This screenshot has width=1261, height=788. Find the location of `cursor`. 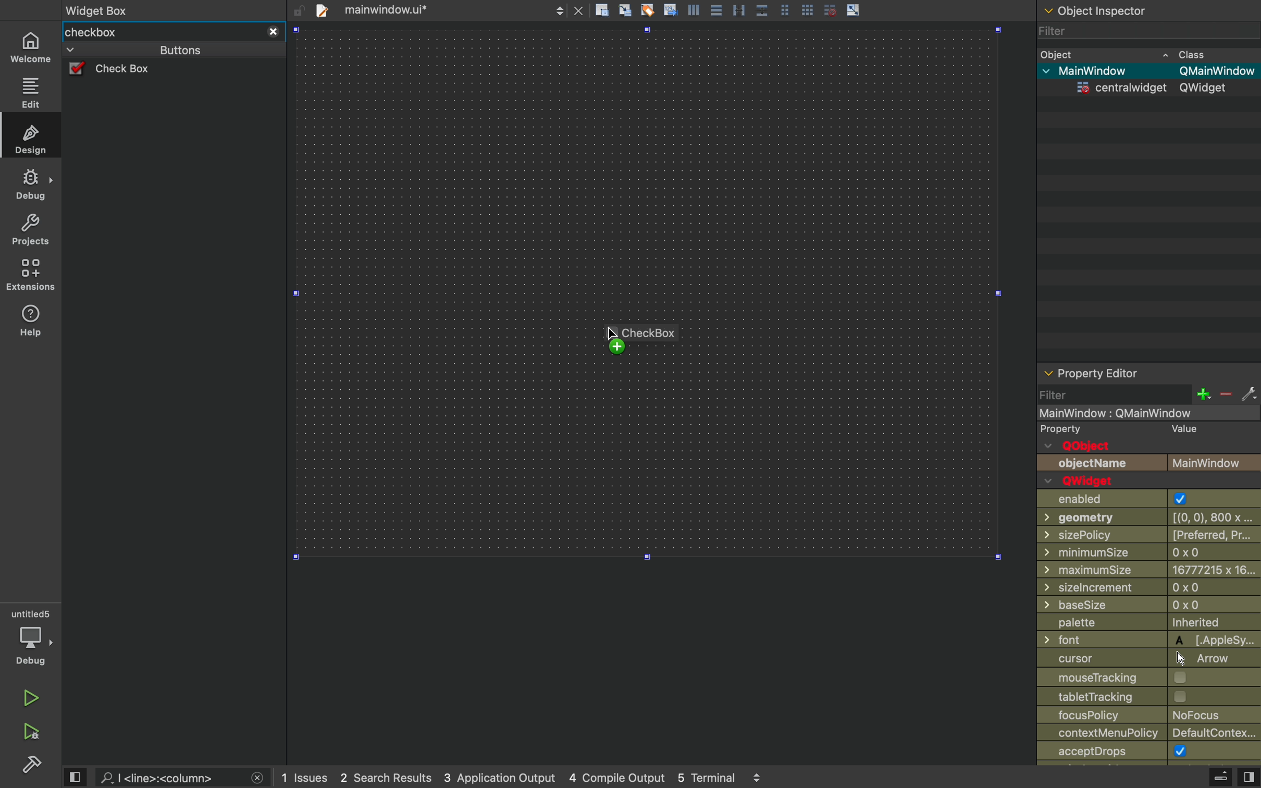

cursor is located at coordinates (1144, 658).